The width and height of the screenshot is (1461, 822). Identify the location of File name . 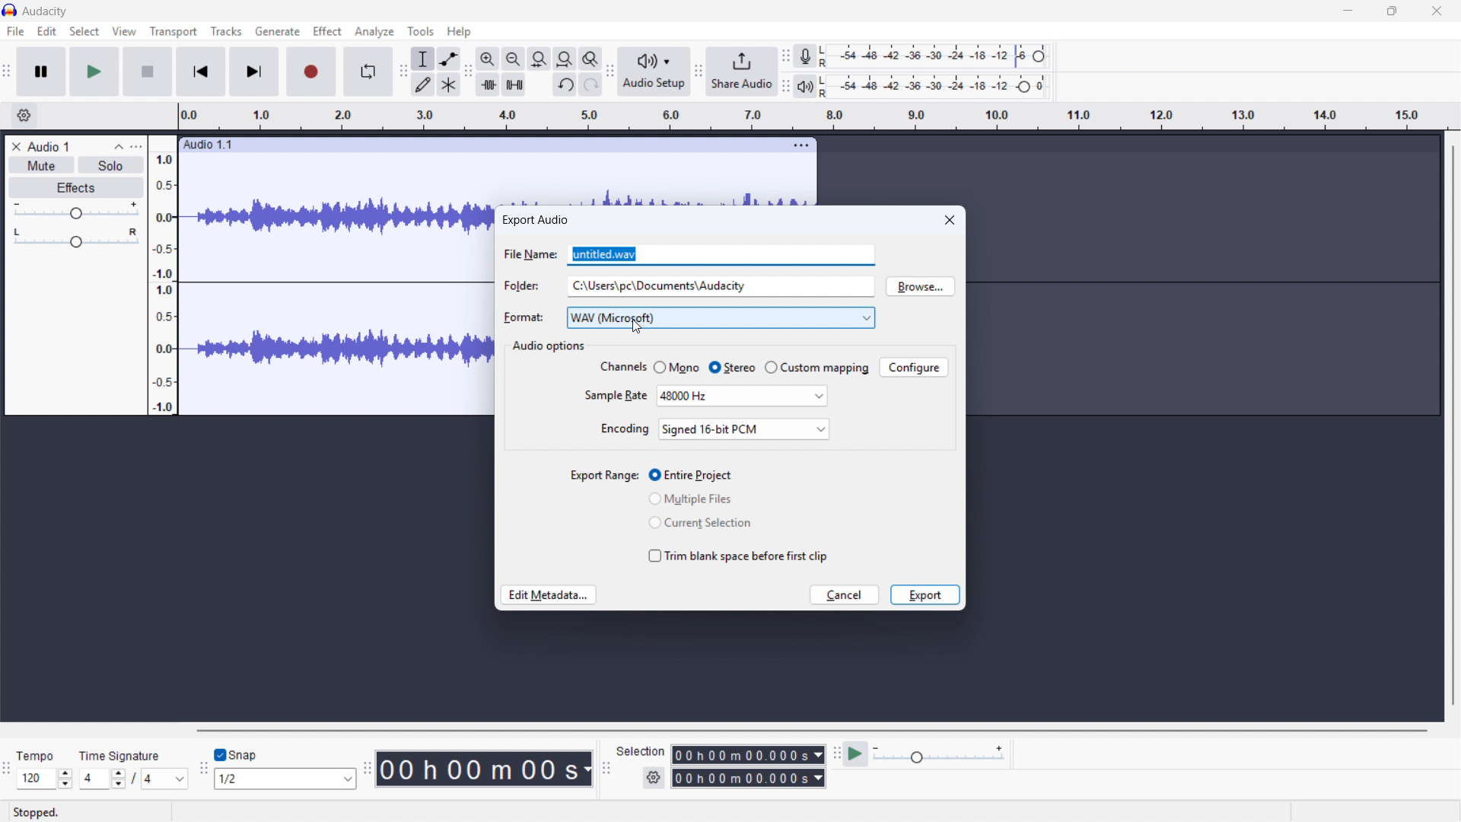
(721, 254).